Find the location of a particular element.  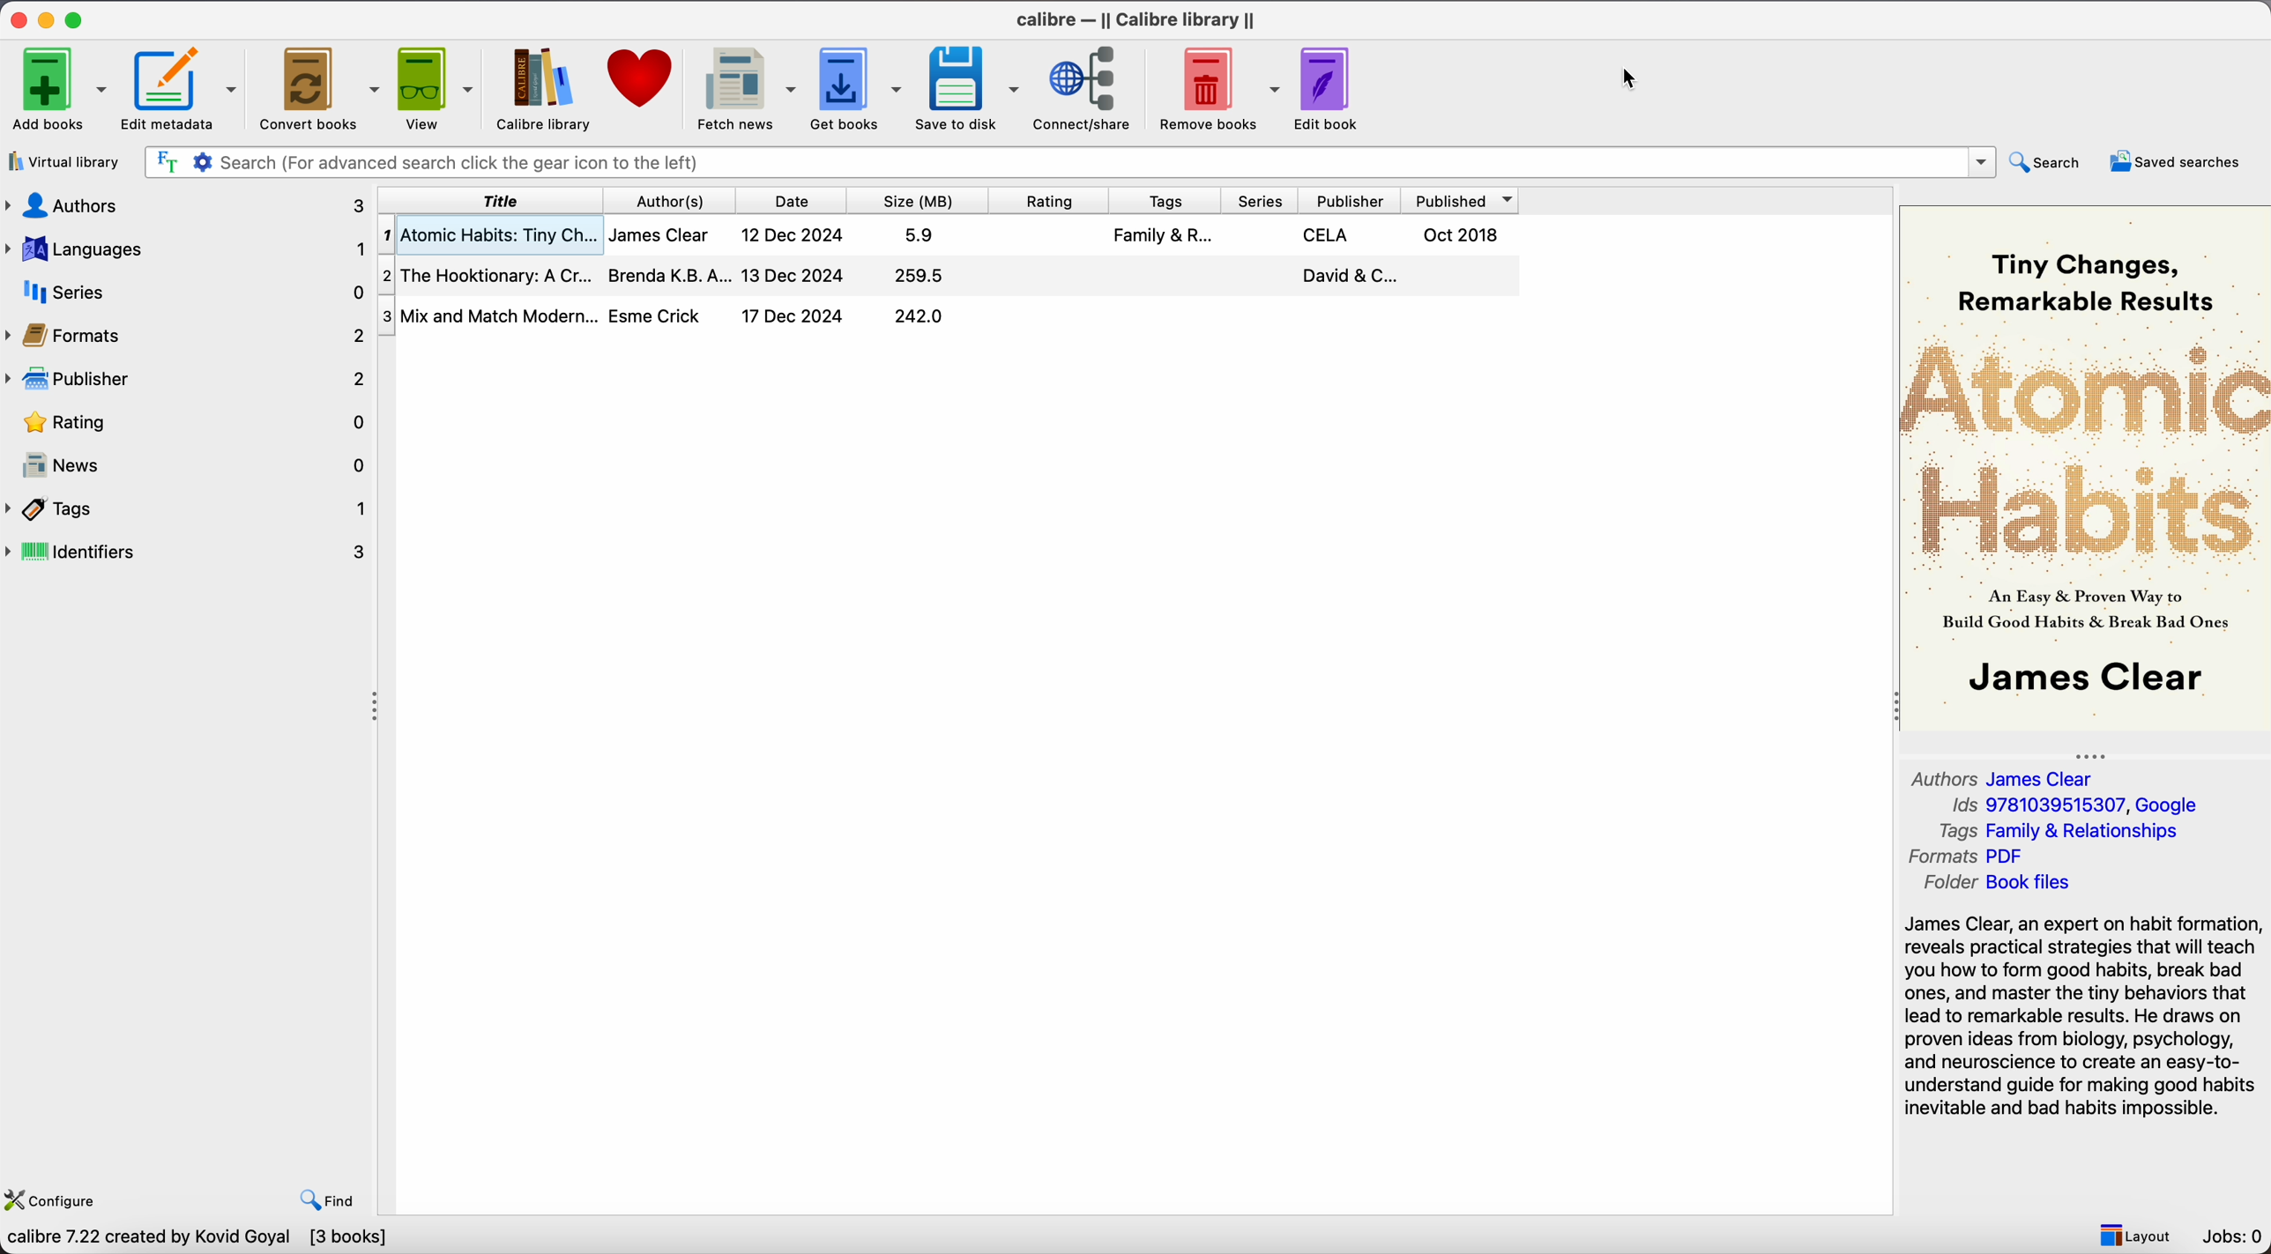

Tags Family & Relationships is located at coordinates (2066, 830).